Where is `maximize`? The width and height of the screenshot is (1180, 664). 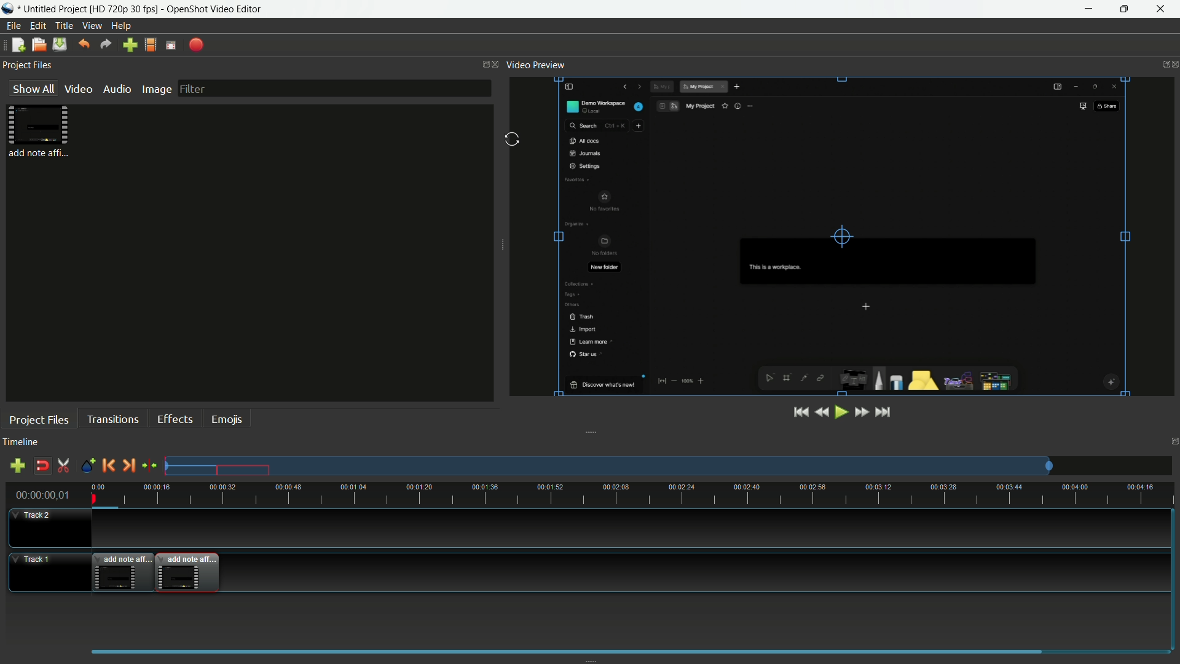
maximize is located at coordinates (1125, 9).